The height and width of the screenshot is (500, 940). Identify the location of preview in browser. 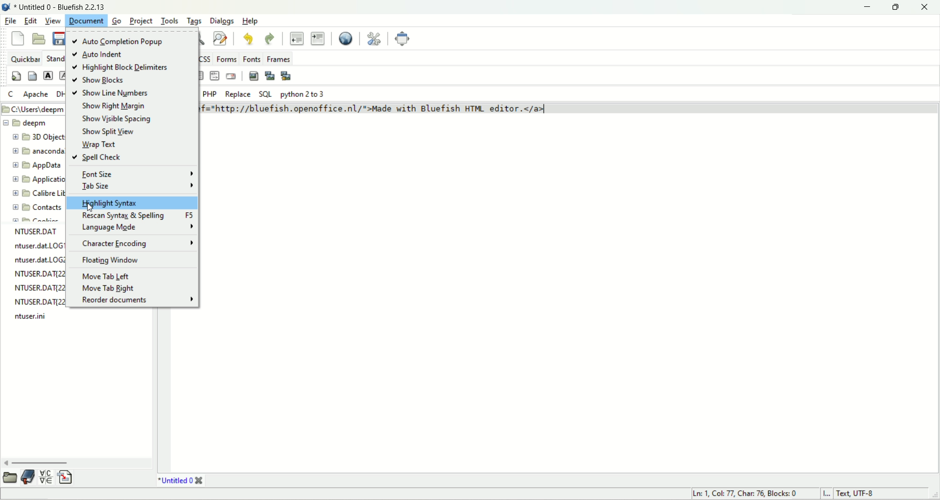
(347, 39).